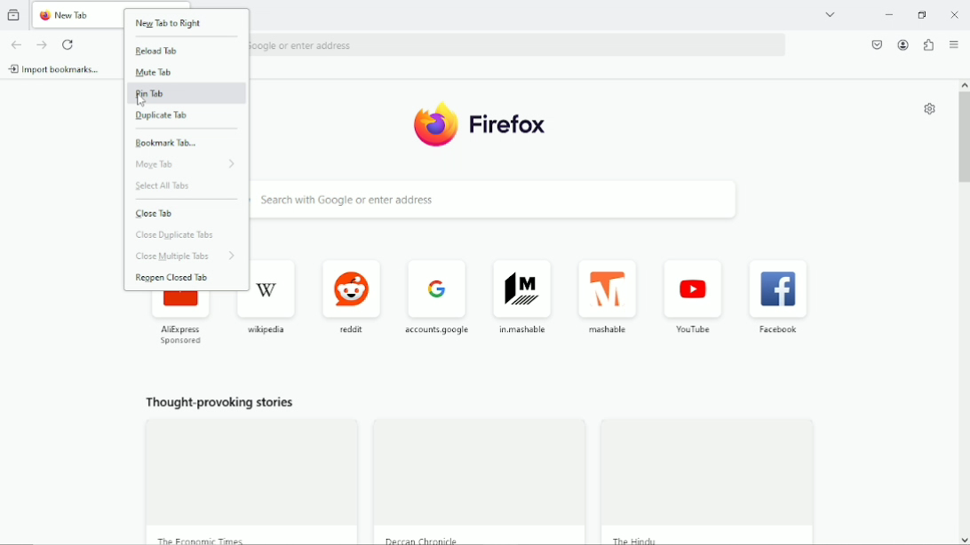 This screenshot has width=970, height=545. I want to click on in.mashable, so click(525, 296).